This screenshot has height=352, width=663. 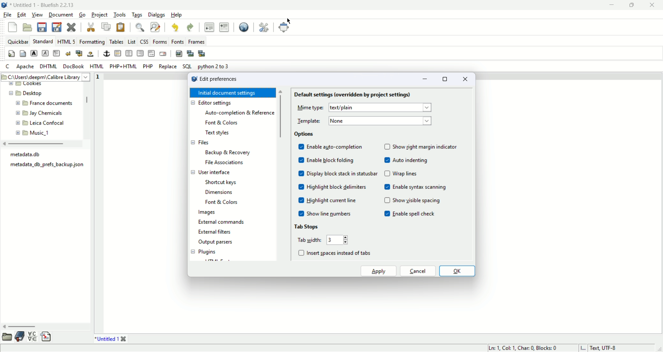 What do you see at coordinates (137, 16) in the screenshot?
I see `tags` at bounding box center [137, 16].